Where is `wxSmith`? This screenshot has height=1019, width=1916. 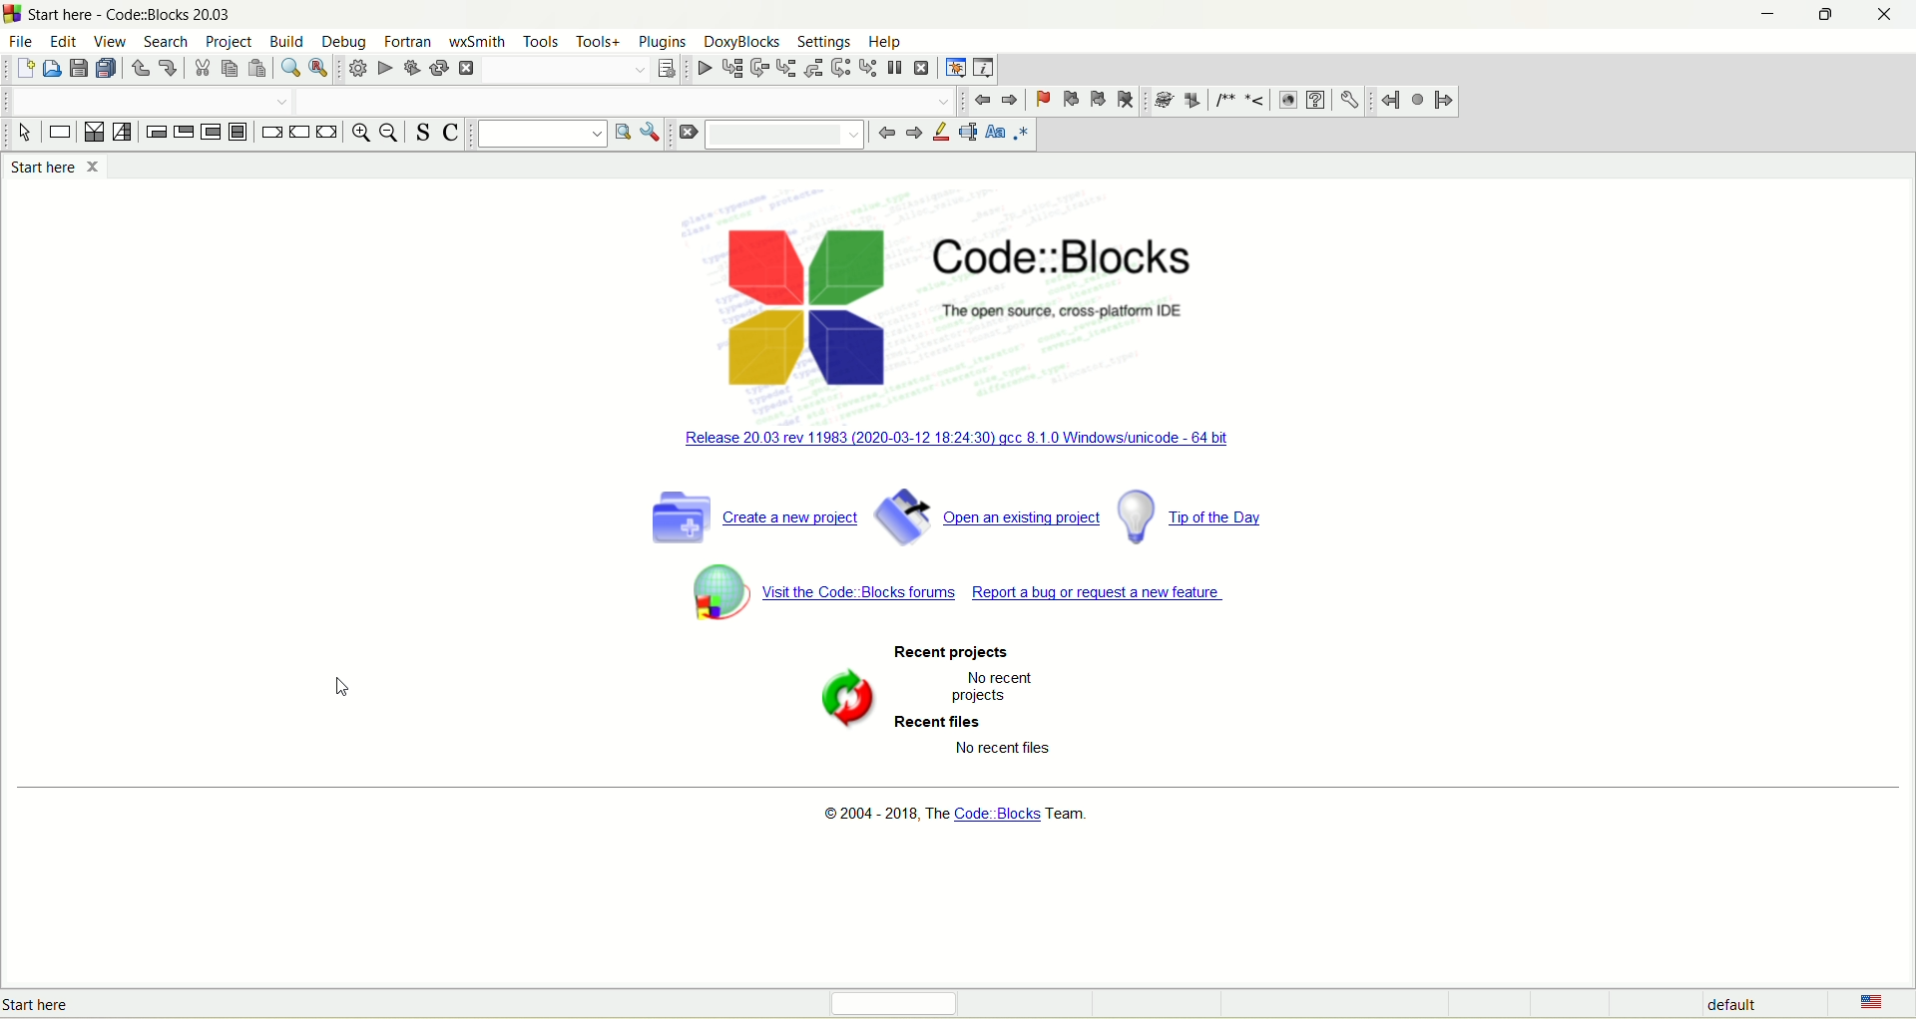 wxSmith is located at coordinates (476, 40).